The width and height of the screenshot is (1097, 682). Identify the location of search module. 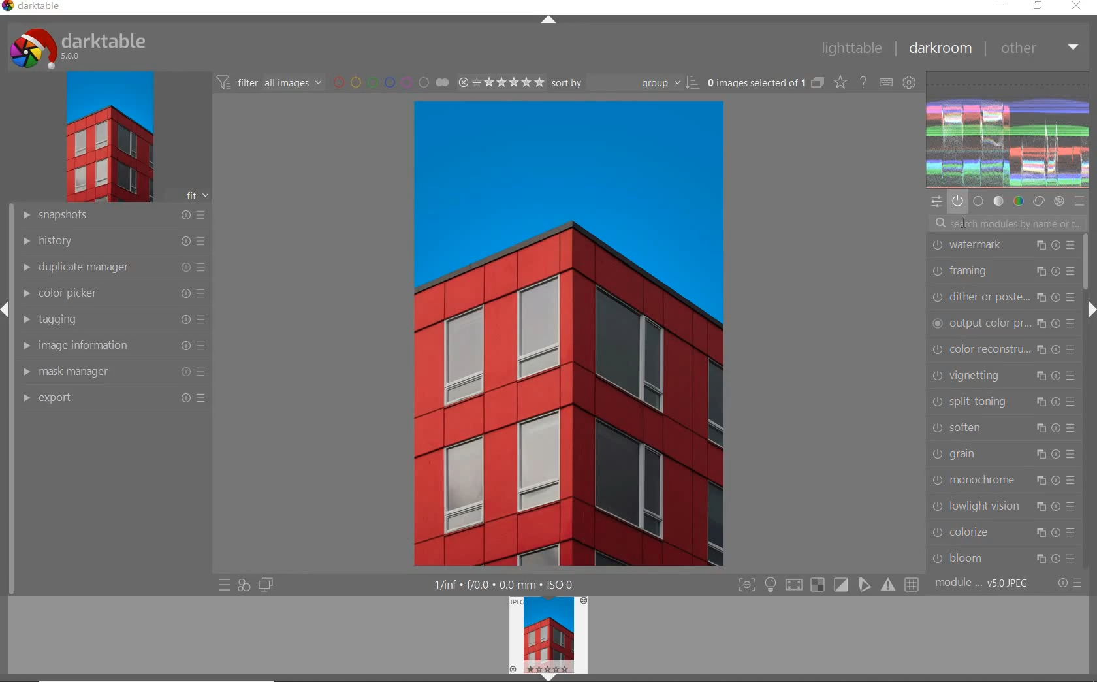
(1010, 222).